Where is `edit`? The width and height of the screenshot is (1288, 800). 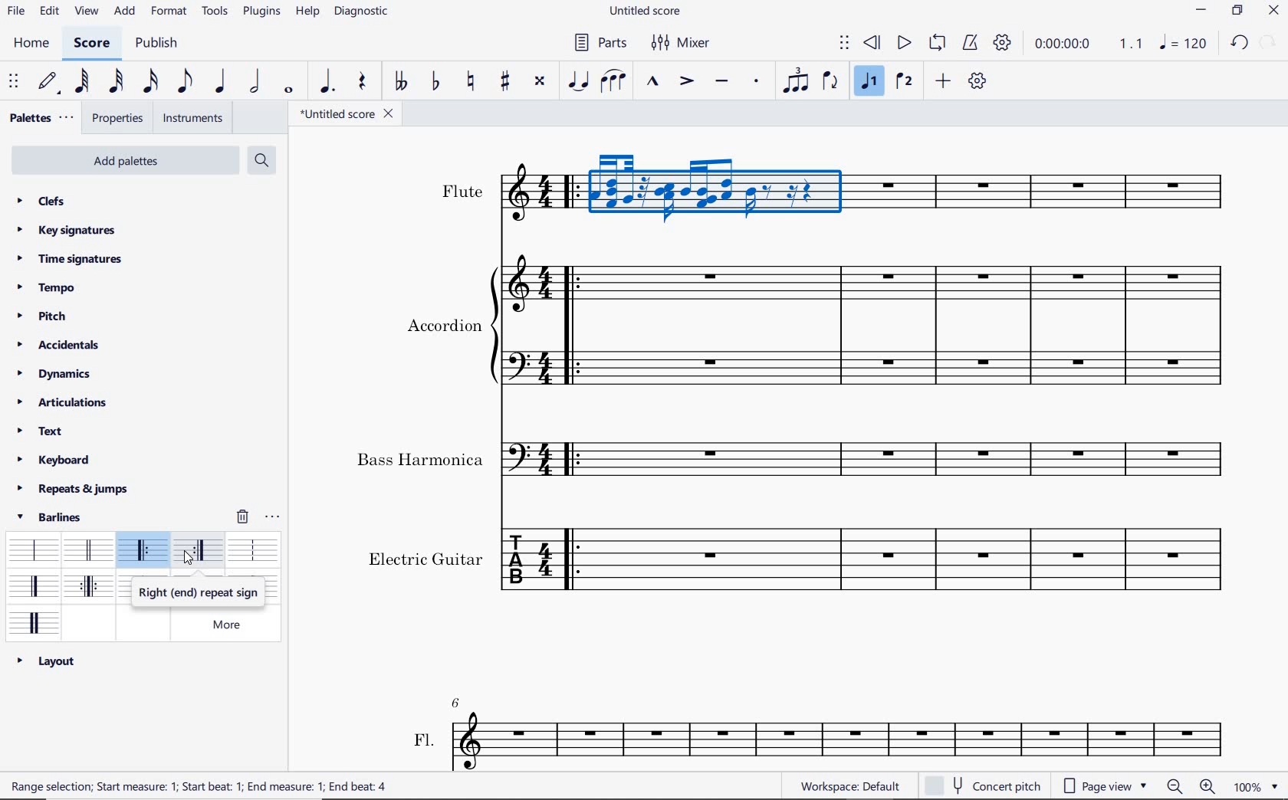 edit is located at coordinates (48, 13).